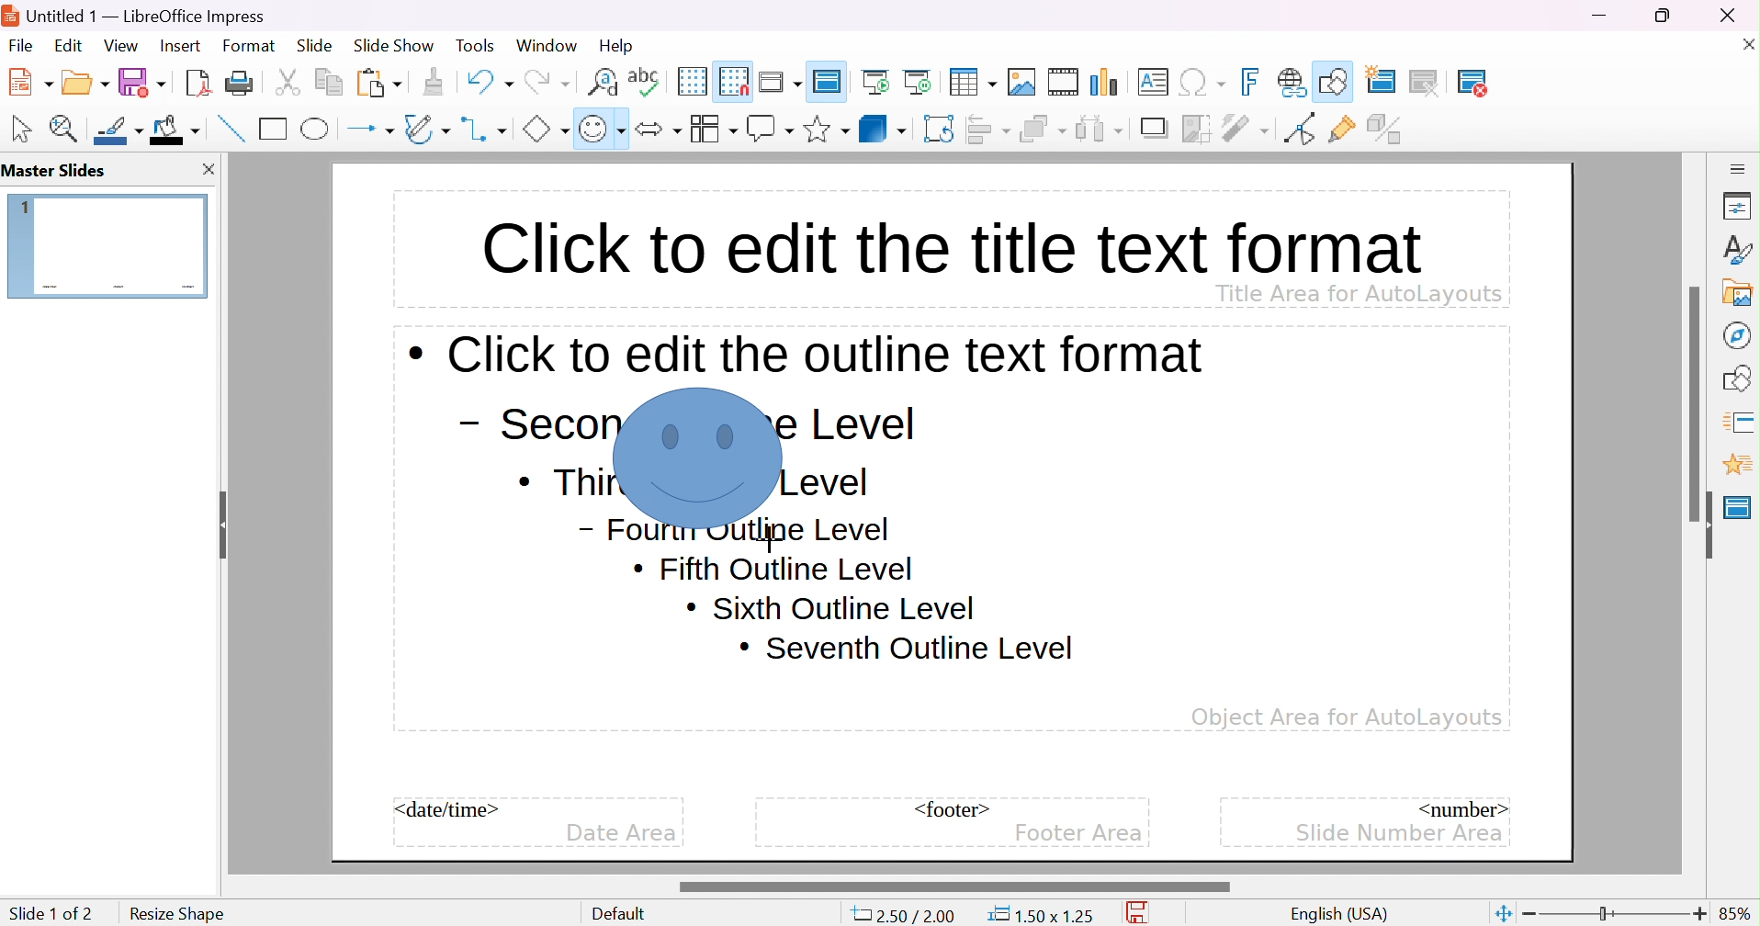 This screenshot has width=1760, height=926. Describe the element at coordinates (67, 128) in the screenshot. I see `zoom & pan` at that location.